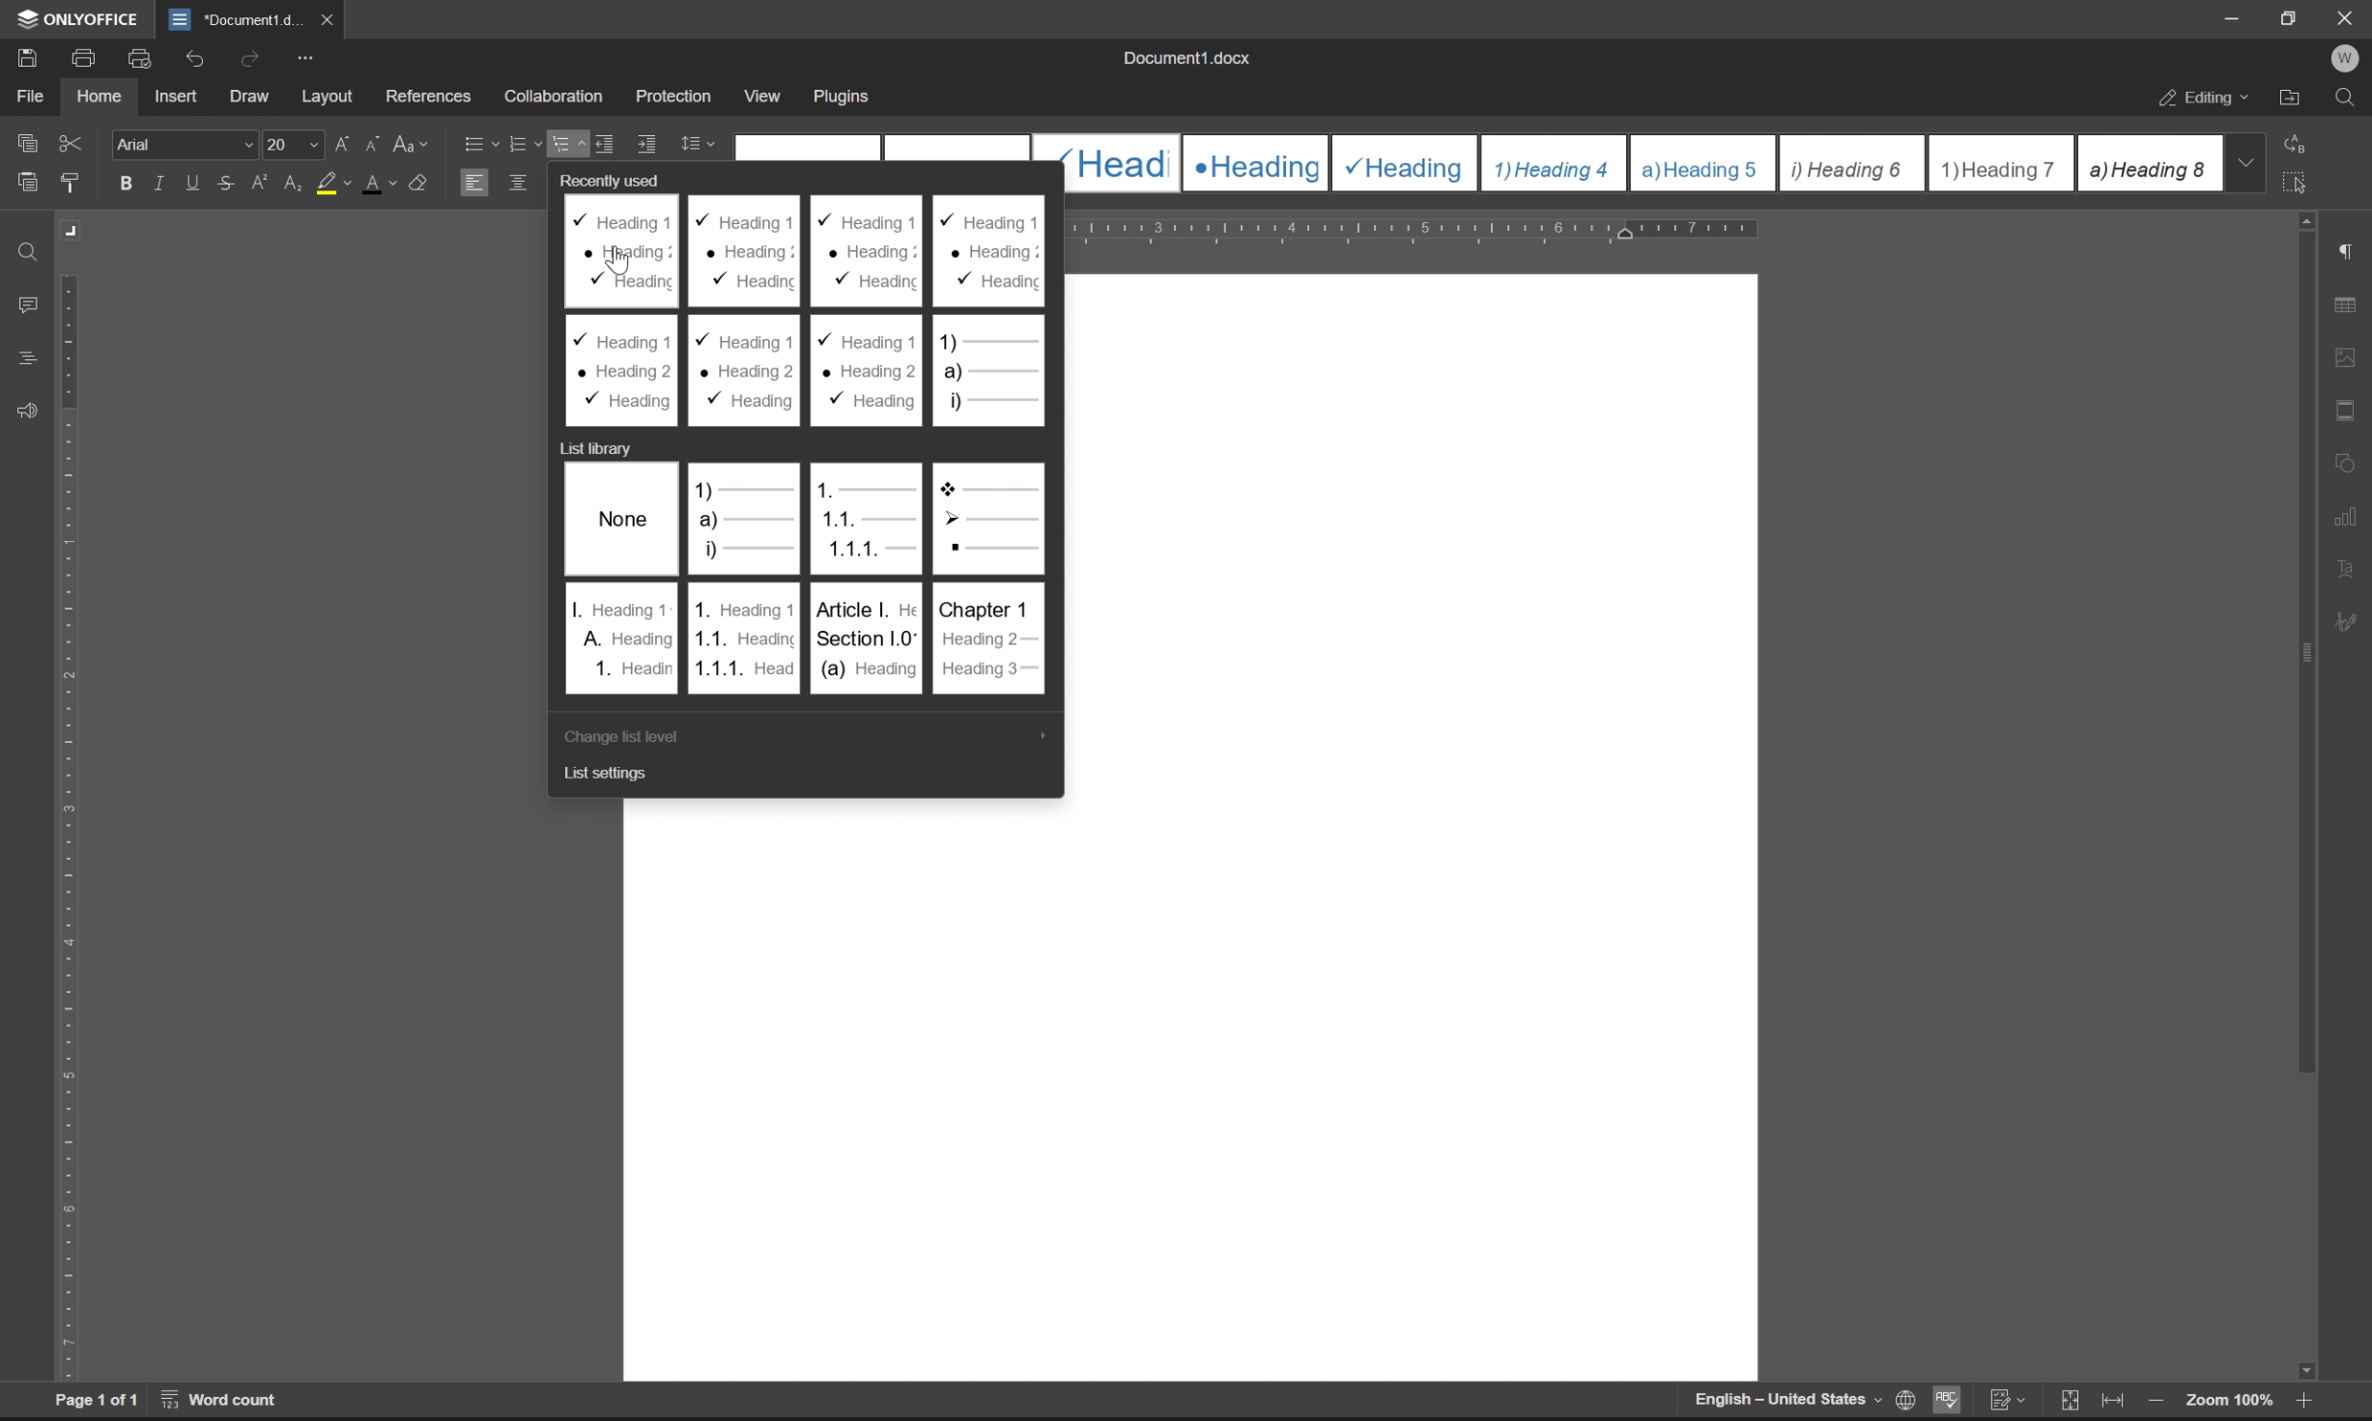 This screenshot has width=2372, height=1421. Describe the element at coordinates (29, 96) in the screenshot. I see `file` at that location.